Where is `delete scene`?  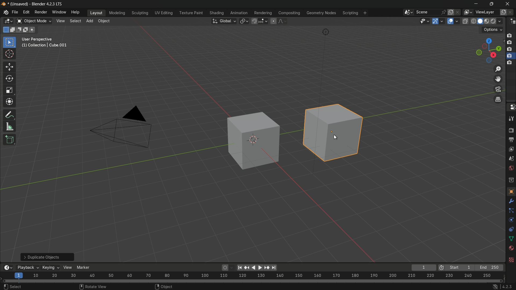 delete scene is located at coordinates (457, 12).